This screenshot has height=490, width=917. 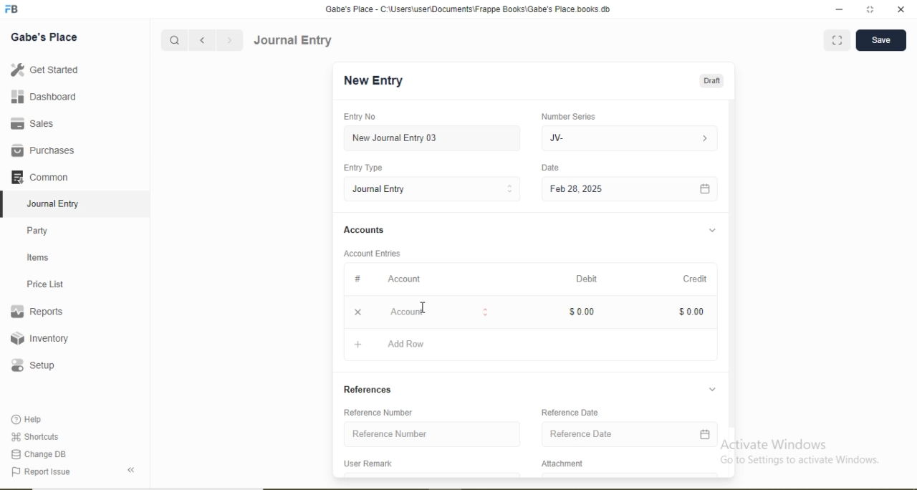 I want to click on Help, so click(x=28, y=419).